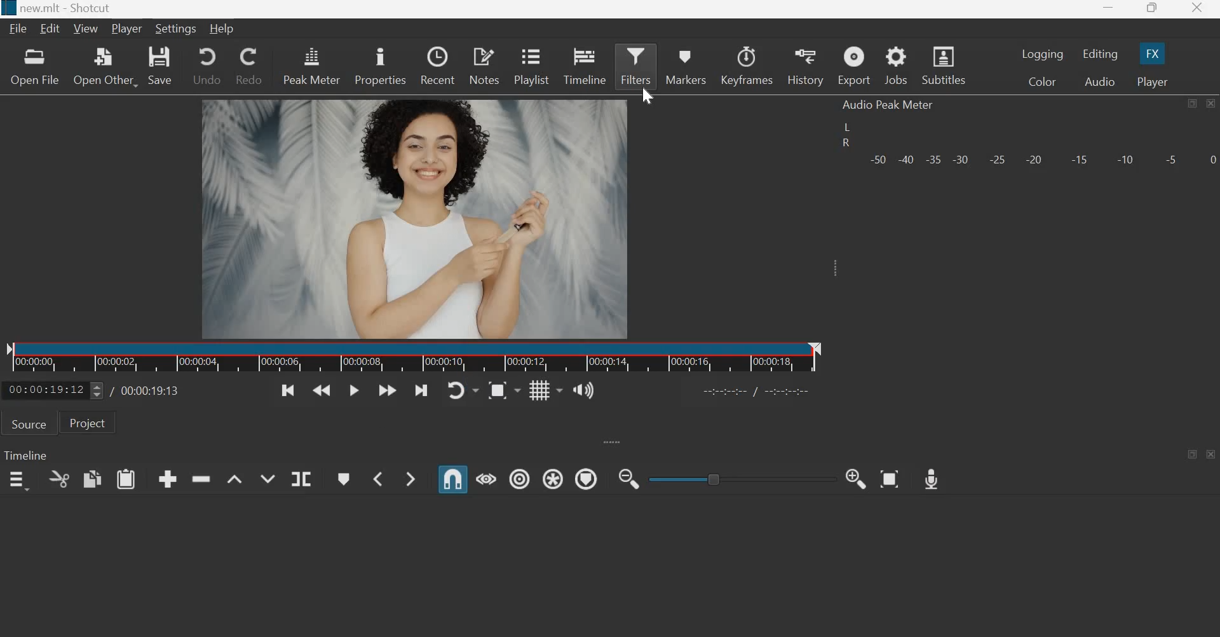  I want to click on notes, so click(484, 65).